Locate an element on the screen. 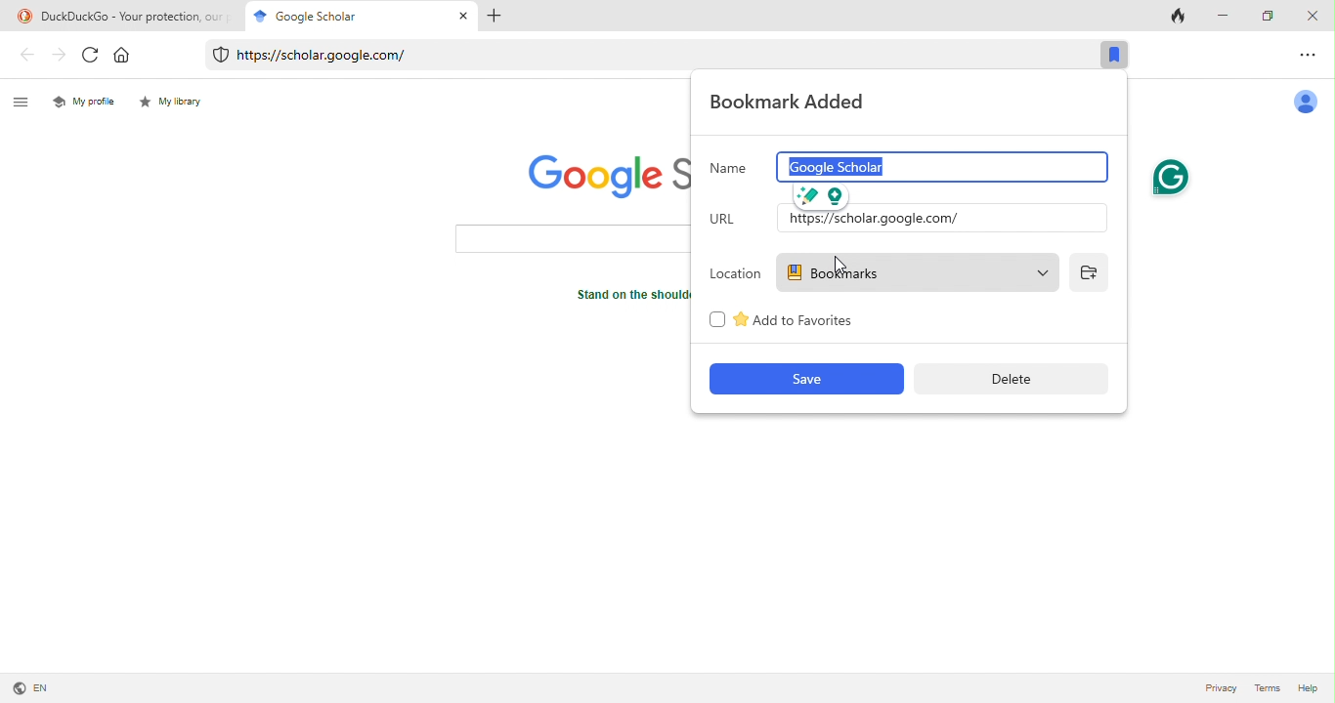  add tab is located at coordinates (496, 18).